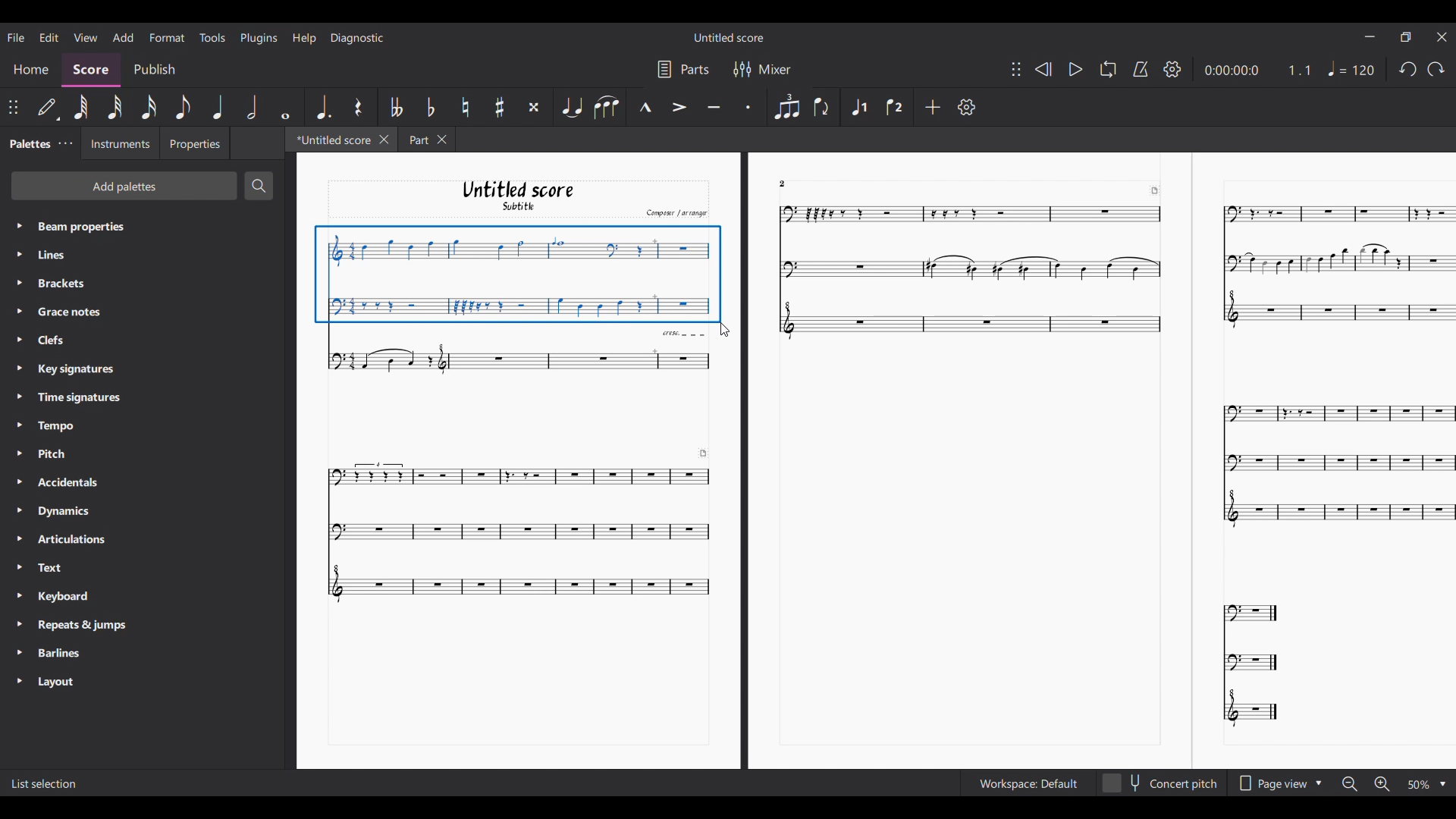 This screenshot has width=1456, height=819. Describe the element at coordinates (64, 340) in the screenshot. I see `Clefs` at that location.